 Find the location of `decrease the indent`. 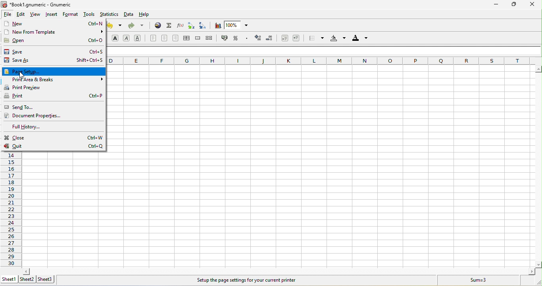

decrease the indent is located at coordinates (283, 38).